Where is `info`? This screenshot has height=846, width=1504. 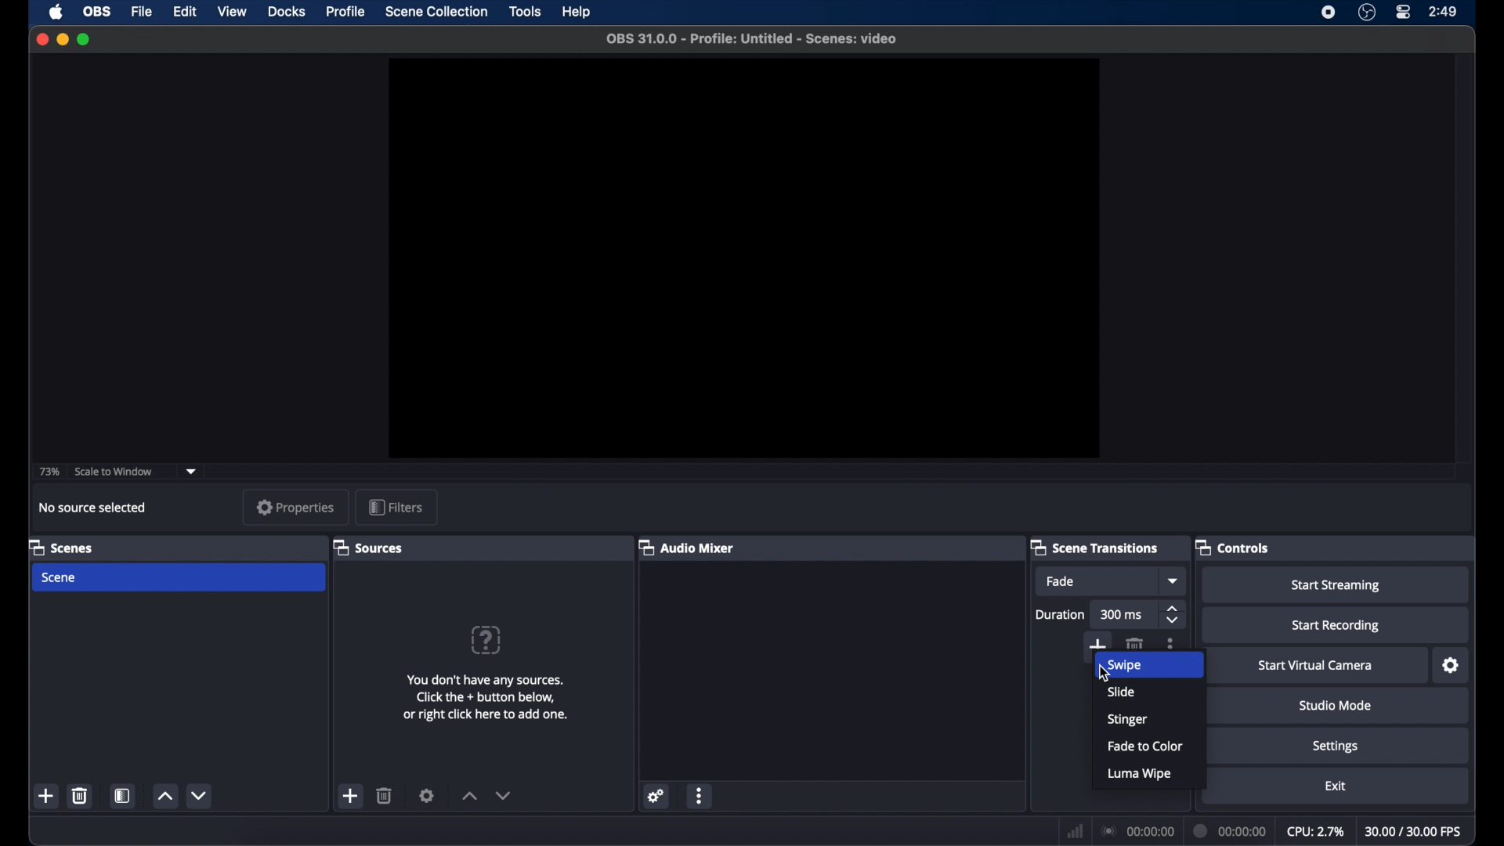 info is located at coordinates (487, 697).